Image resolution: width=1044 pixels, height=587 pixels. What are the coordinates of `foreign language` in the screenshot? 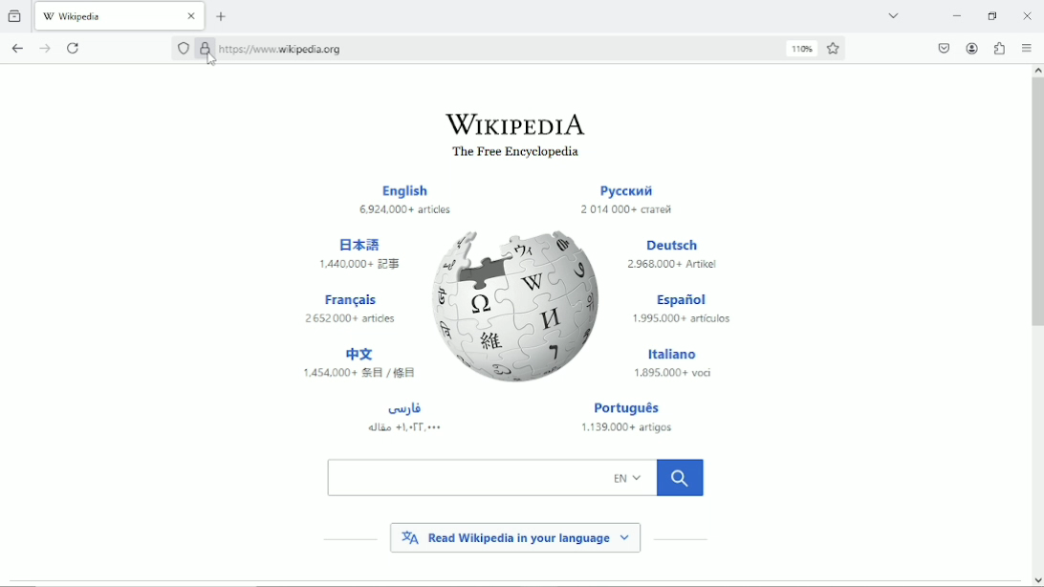 It's located at (404, 417).